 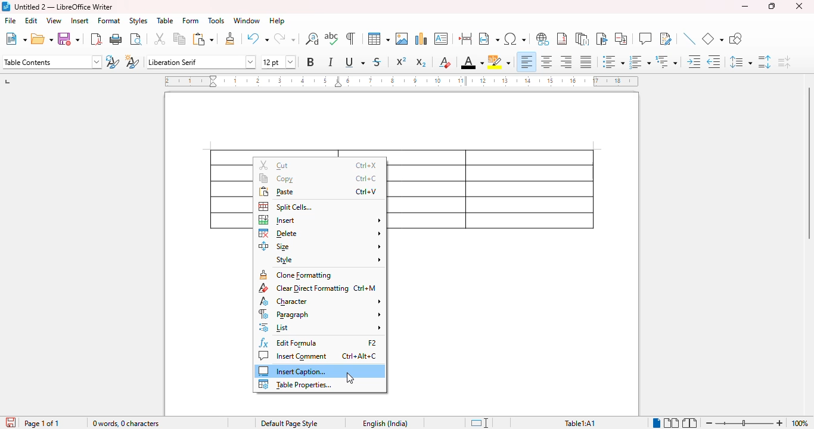 I want to click on help, so click(x=277, y=20).